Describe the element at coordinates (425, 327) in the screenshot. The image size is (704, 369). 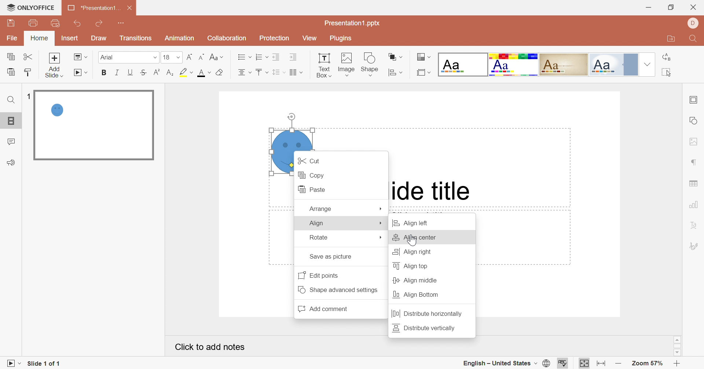
I see `Distribute vertically` at that location.